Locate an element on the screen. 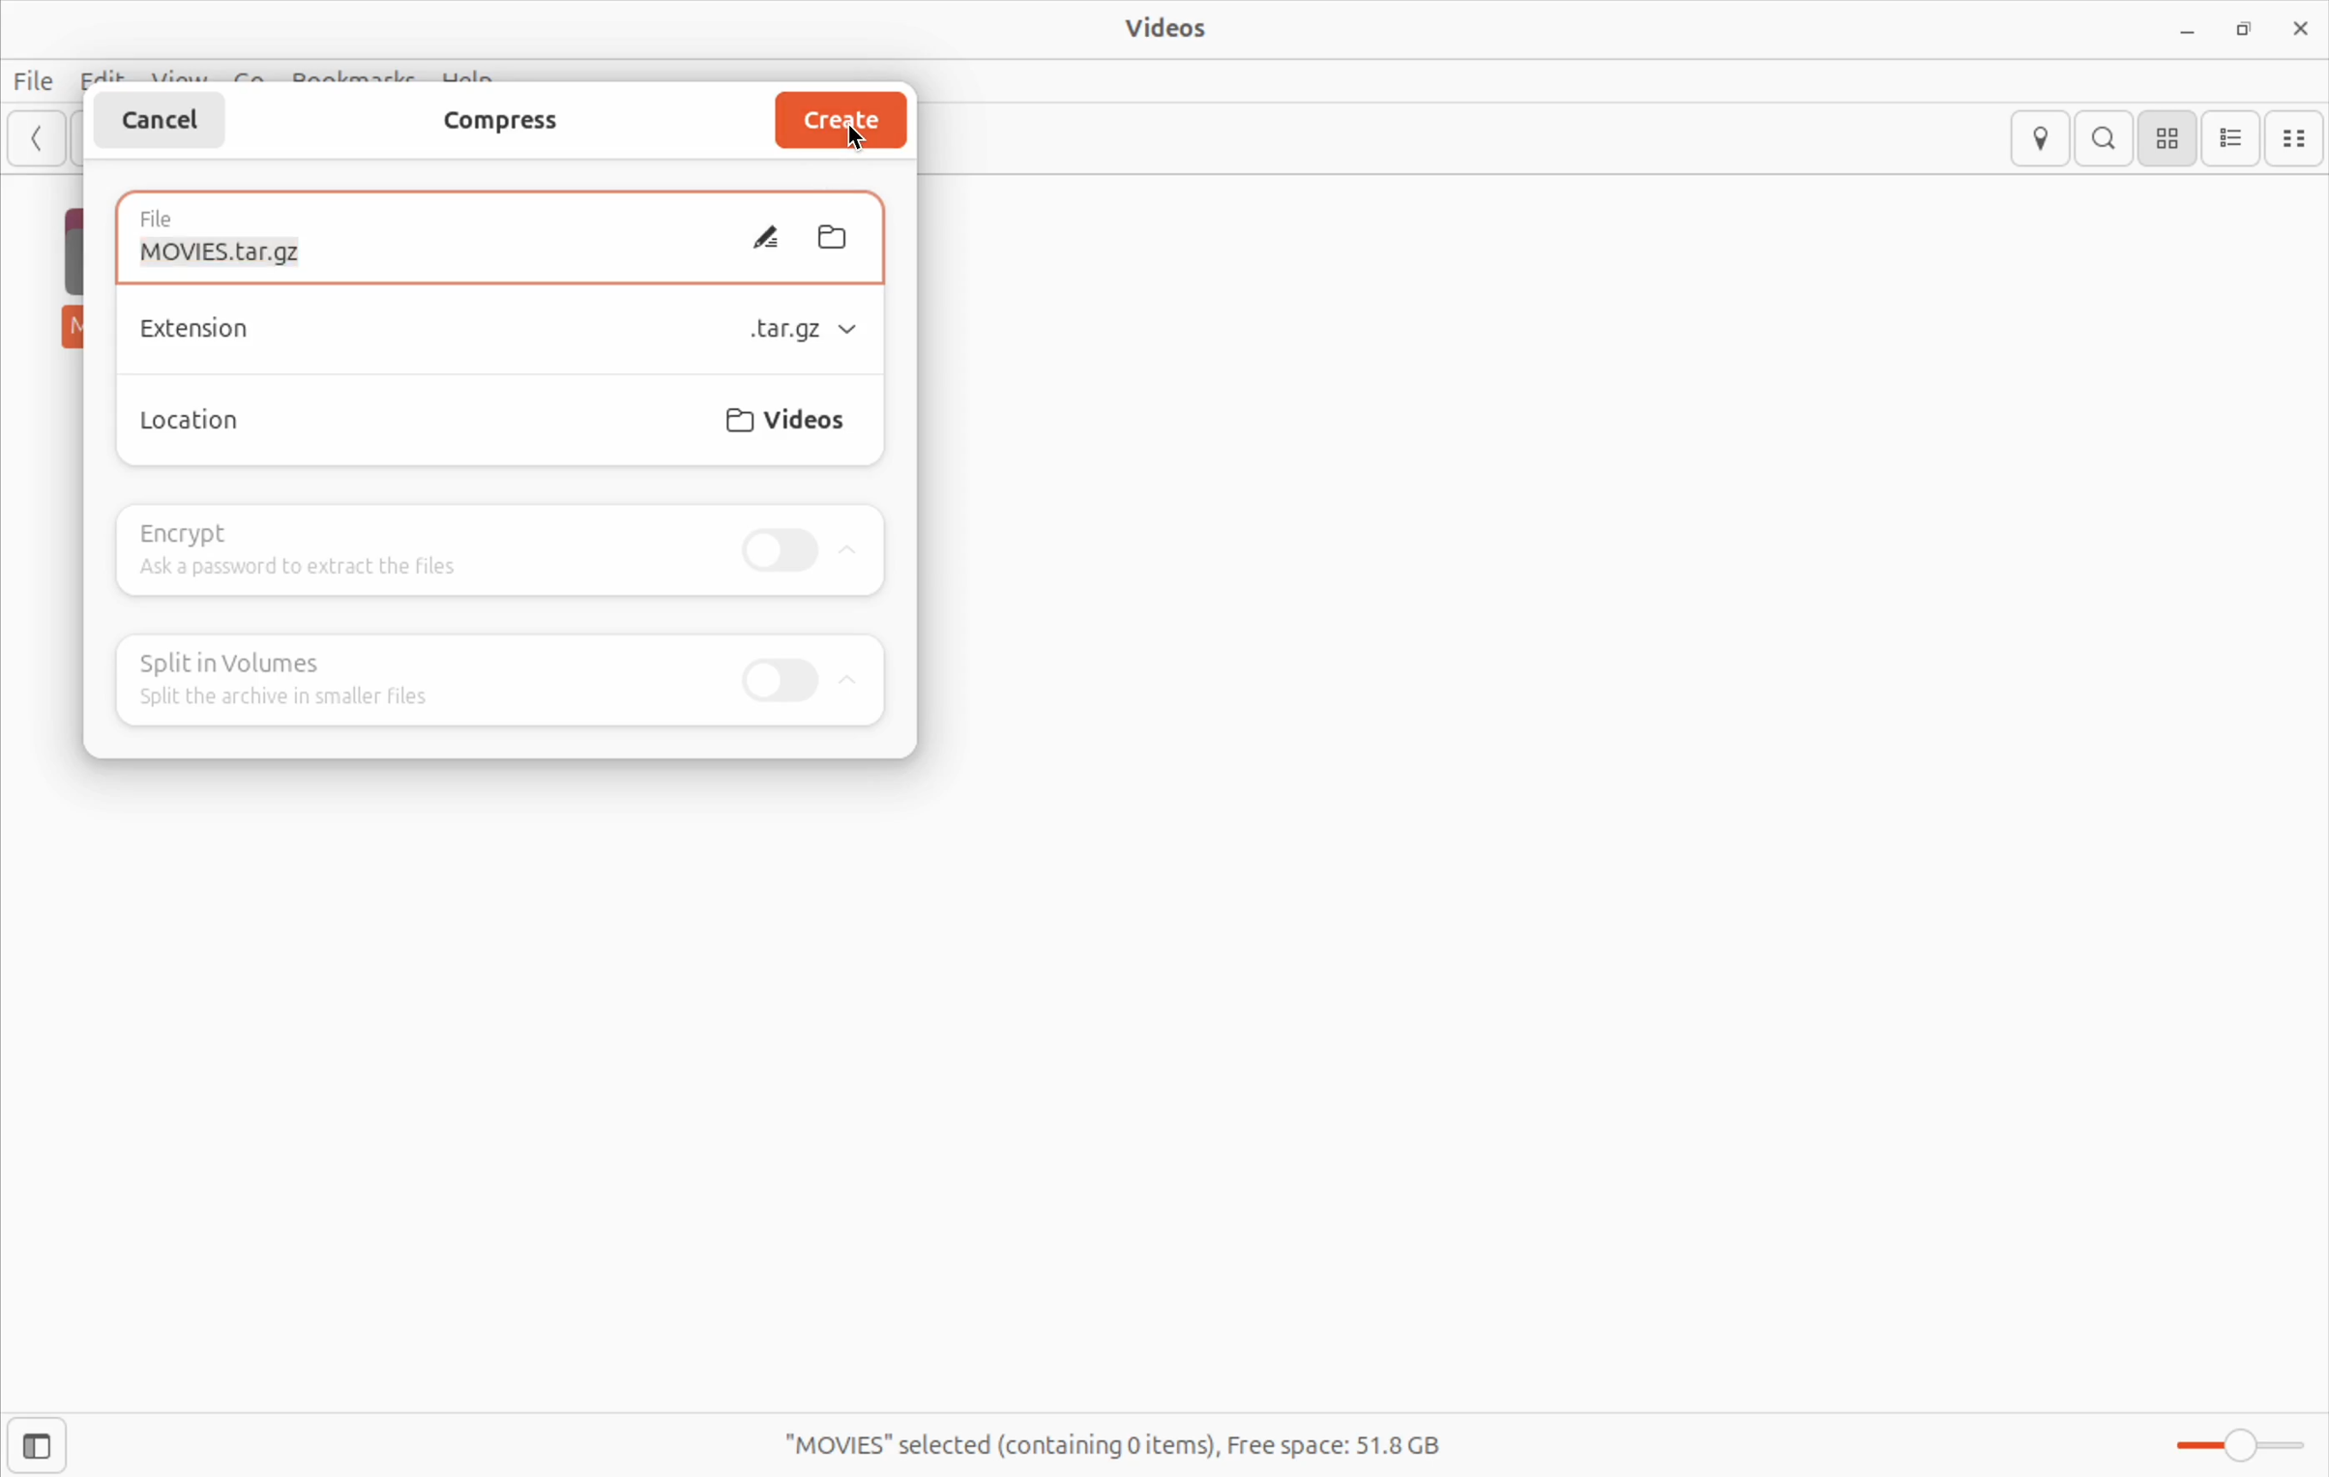 The image size is (2329, 1477). toggle zoom bar is located at coordinates (2228, 1441).